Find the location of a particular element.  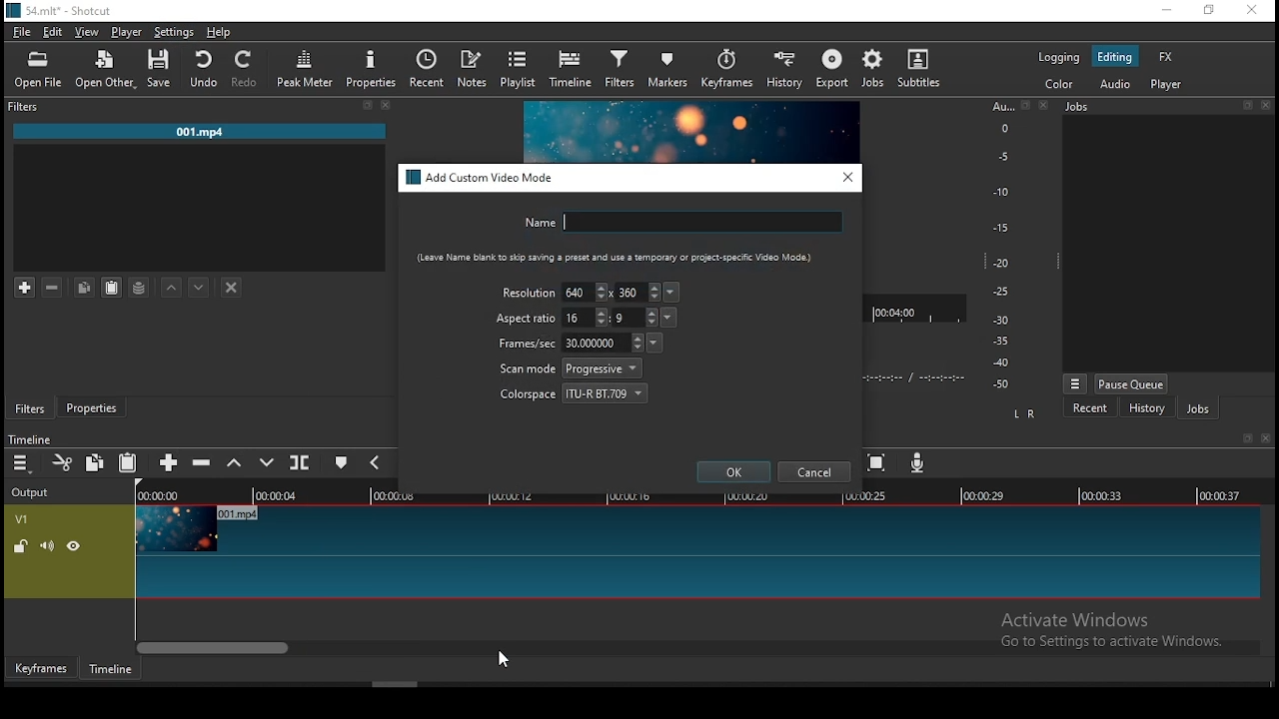

close is located at coordinates (387, 105).